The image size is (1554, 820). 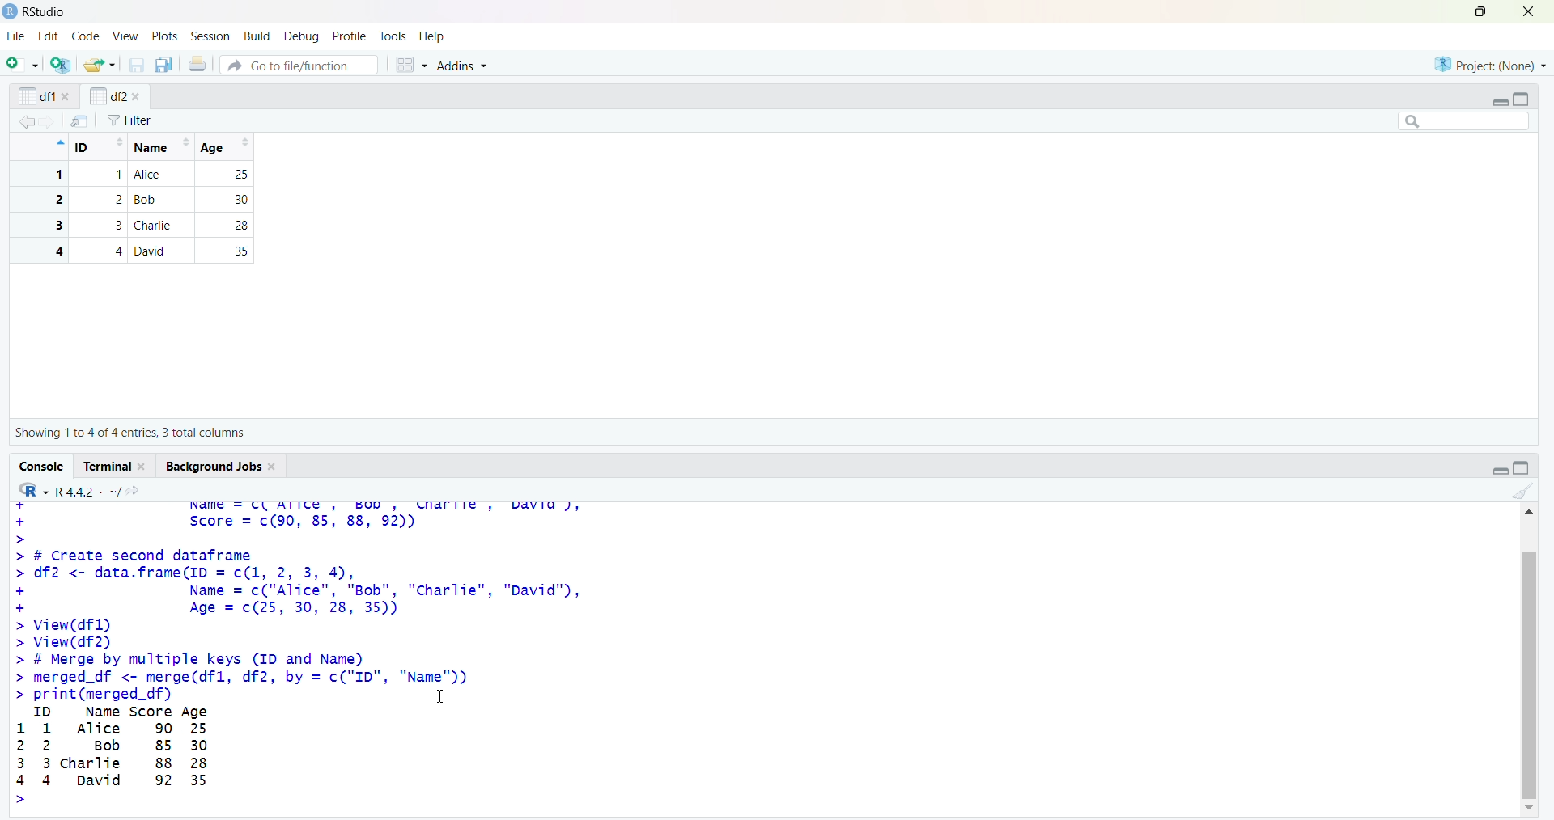 What do you see at coordinates (138, 65) in the screenshot?
I see `save` at bounding box center [138, 65].